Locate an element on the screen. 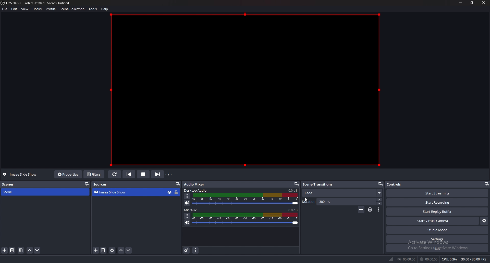 Image resolution: width=490 pixels, height=263 pixels. source properties is located at coordinates (112, 250).